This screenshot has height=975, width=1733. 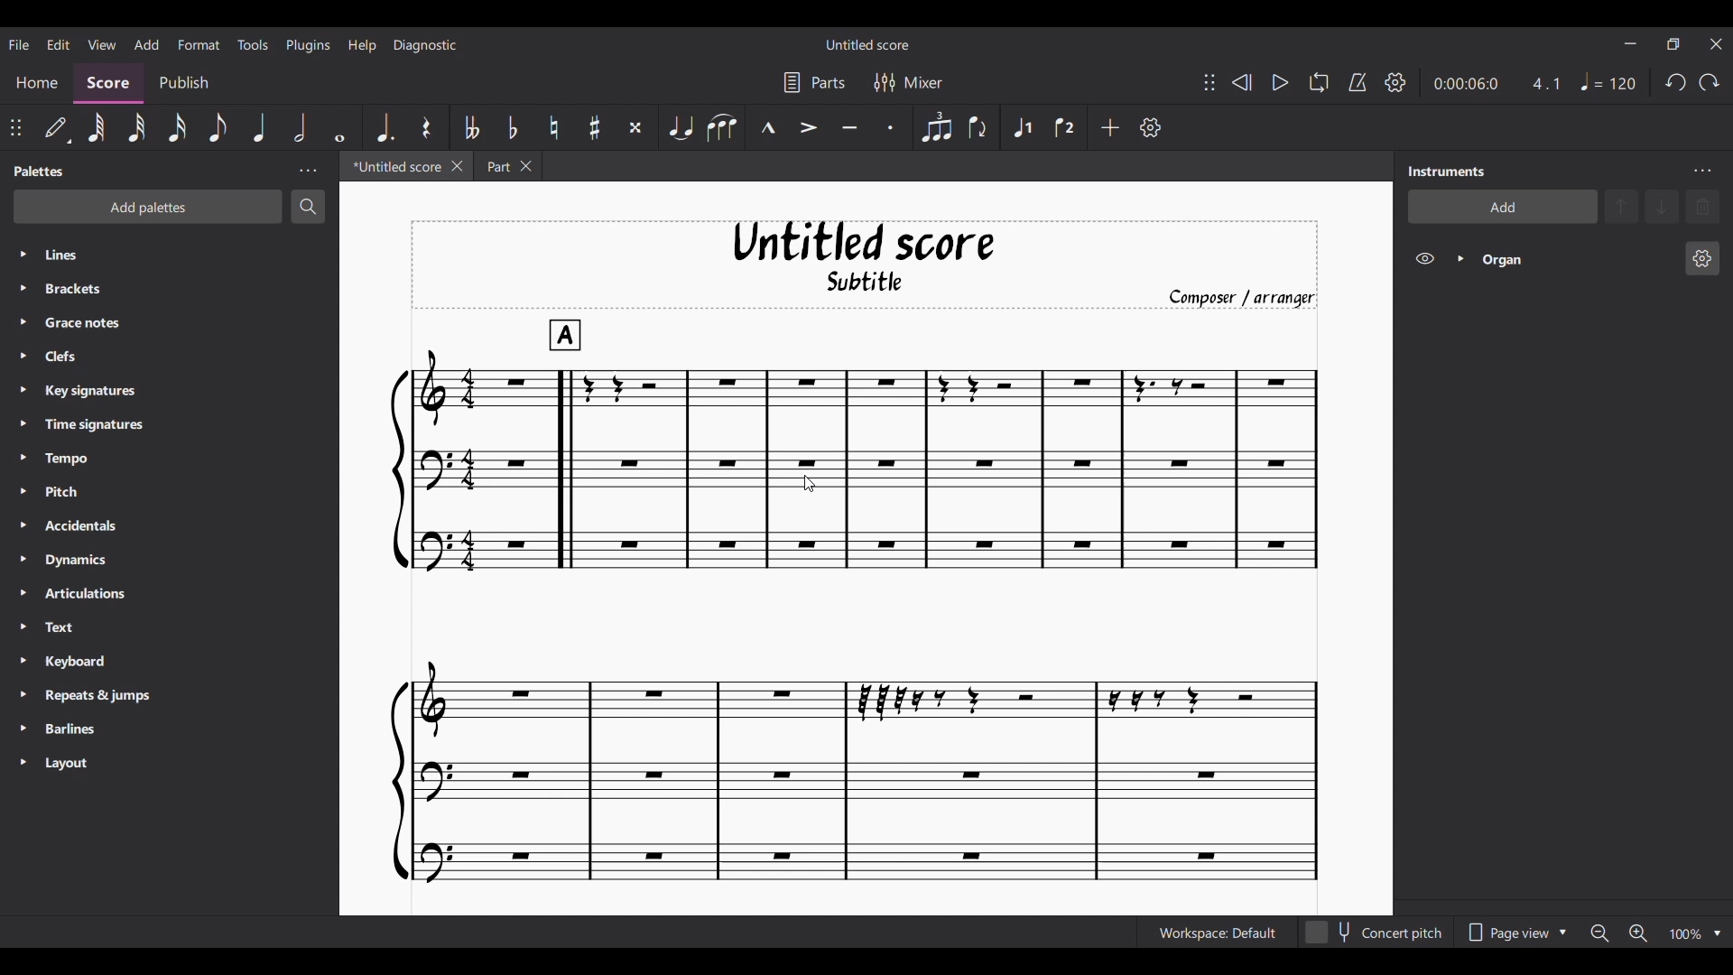 What do you see at coordinates (1447, 171) in the screenshot?
I see `Panel title` at bounding box center [1447, 171].